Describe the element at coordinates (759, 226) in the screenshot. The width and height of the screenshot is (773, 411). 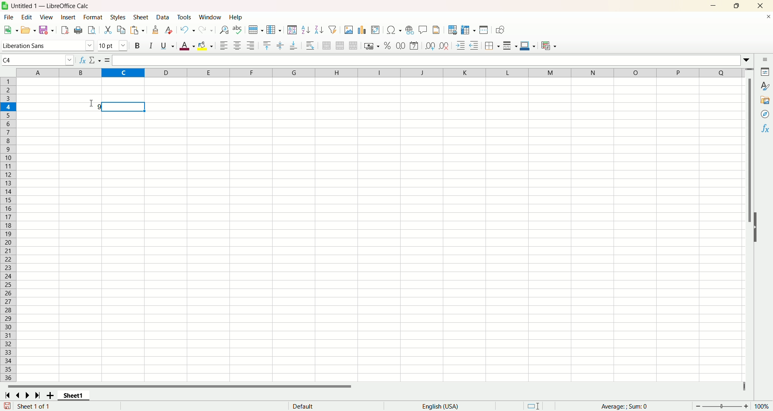
I see `show` at that location.